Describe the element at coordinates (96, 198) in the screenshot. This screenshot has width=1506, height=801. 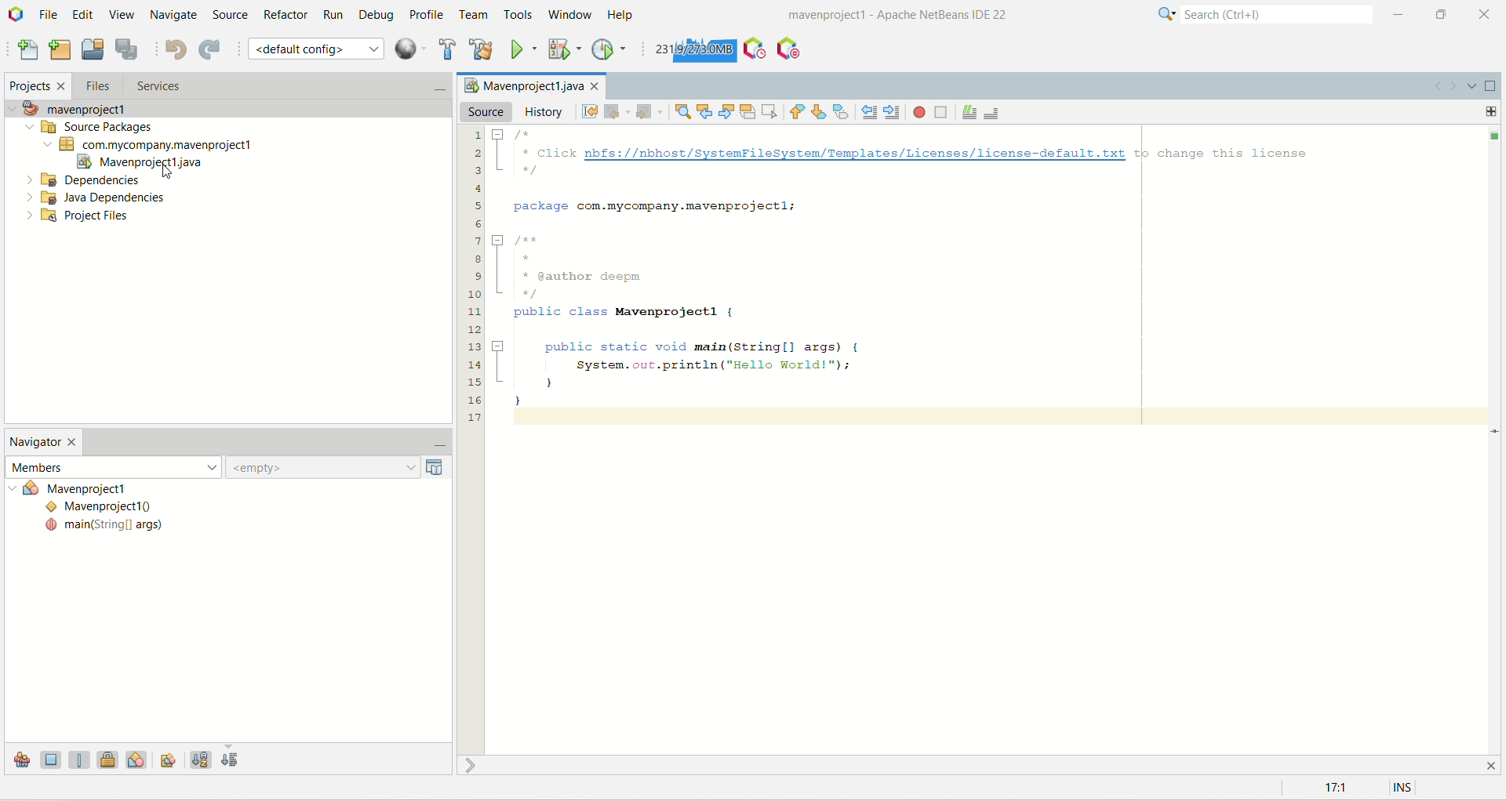
I see `Java dependencies` at that location.